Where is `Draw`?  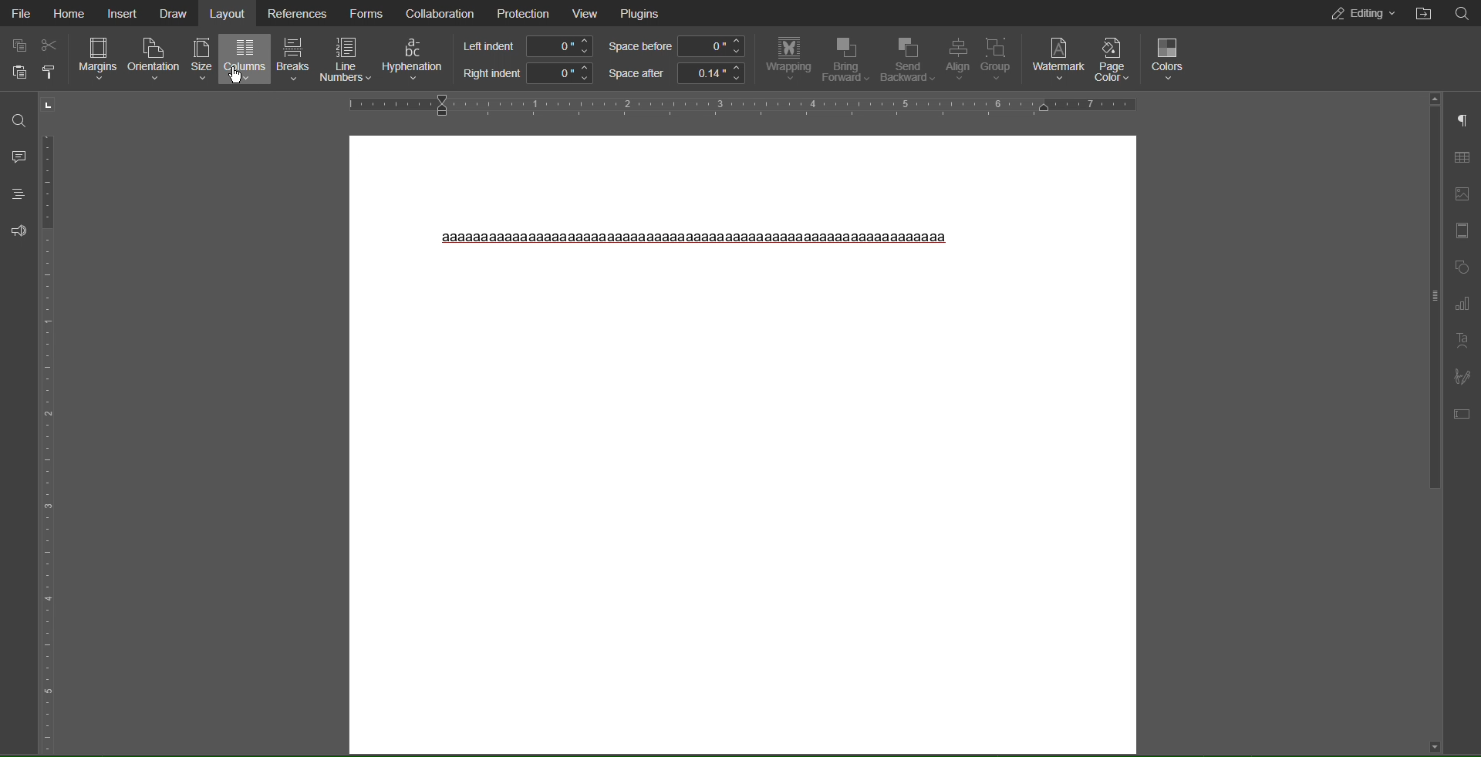
Draw is located at coordinates (175, 14).